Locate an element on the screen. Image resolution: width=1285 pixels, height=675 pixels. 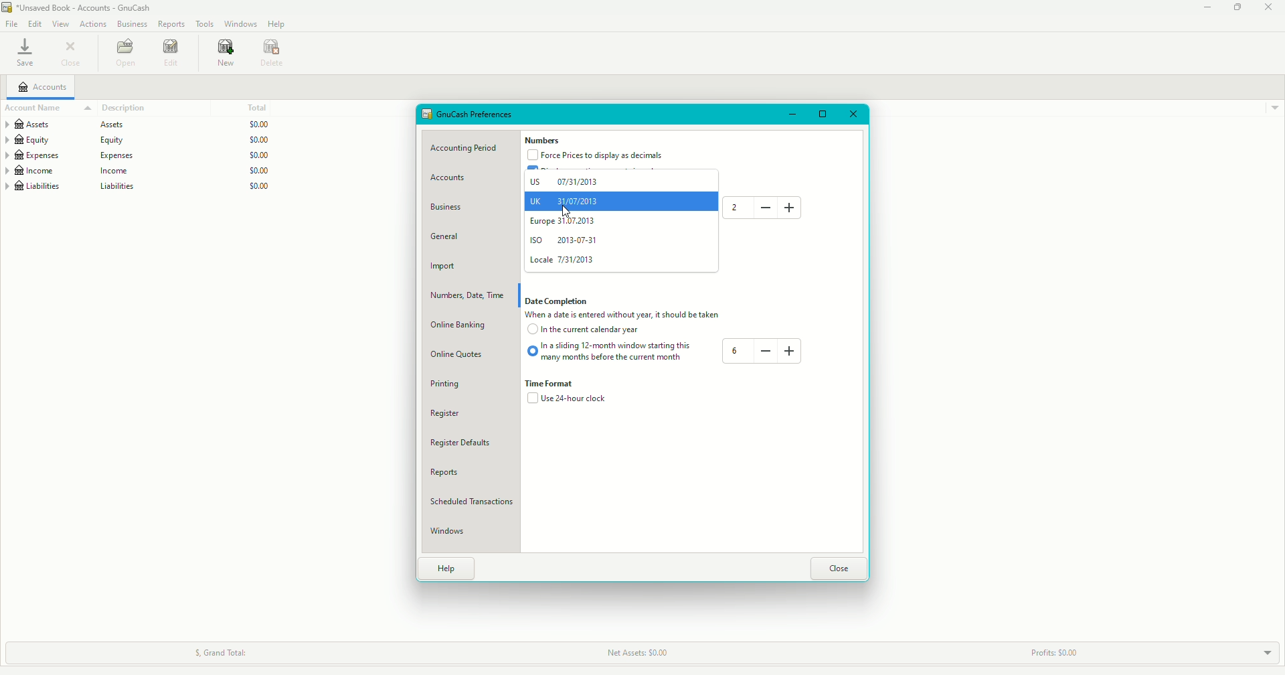
Equity is located at coordinates (138, 140).